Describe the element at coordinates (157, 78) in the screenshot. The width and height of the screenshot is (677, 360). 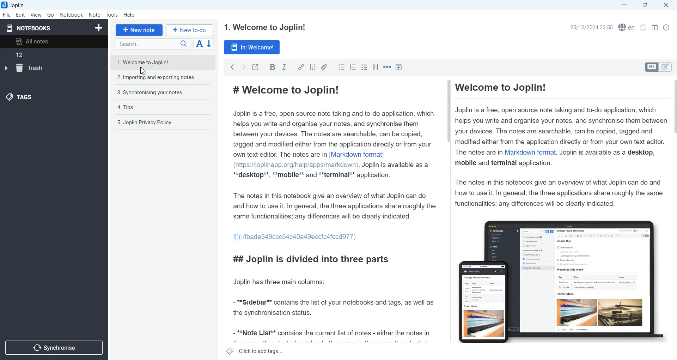
I see `2. Importing and exporting notes` at that location.